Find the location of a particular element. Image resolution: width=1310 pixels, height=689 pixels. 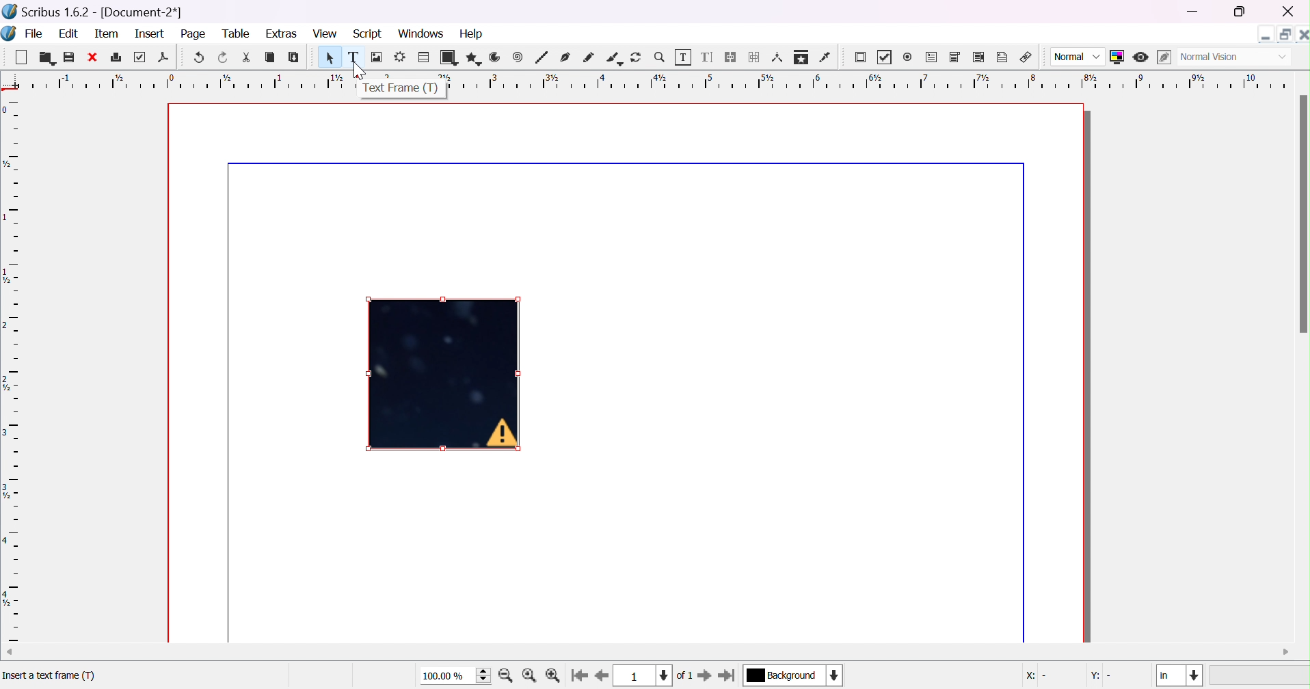

close is located at coordinates (91, 57).